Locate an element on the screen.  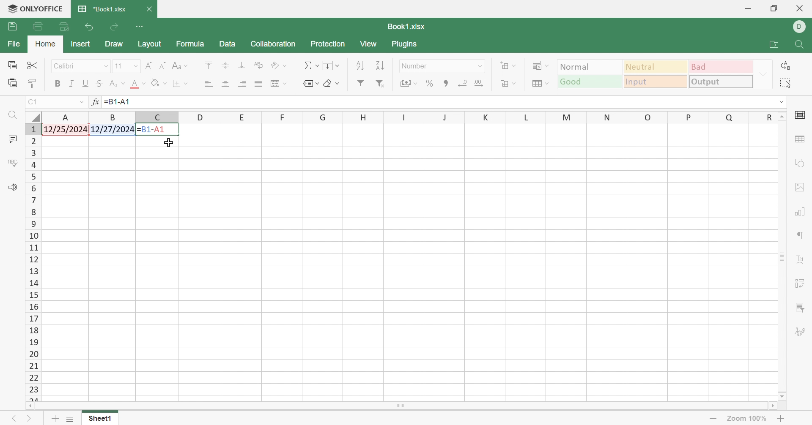
Bold is located at coordinates (59, 84).